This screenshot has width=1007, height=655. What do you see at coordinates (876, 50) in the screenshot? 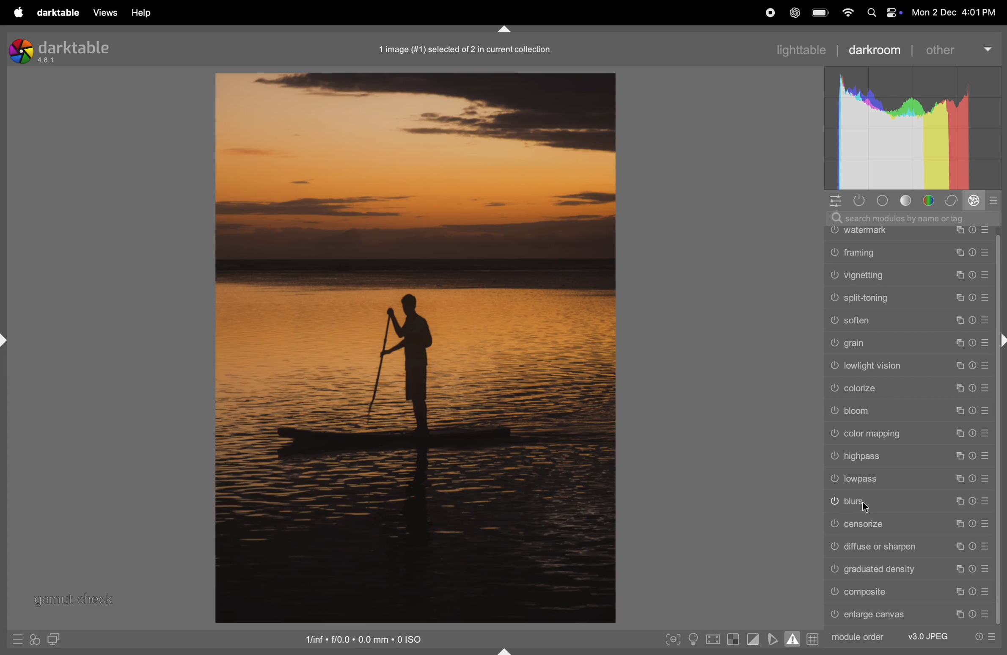
I see `darkroom` at bounding box center [876, 50].